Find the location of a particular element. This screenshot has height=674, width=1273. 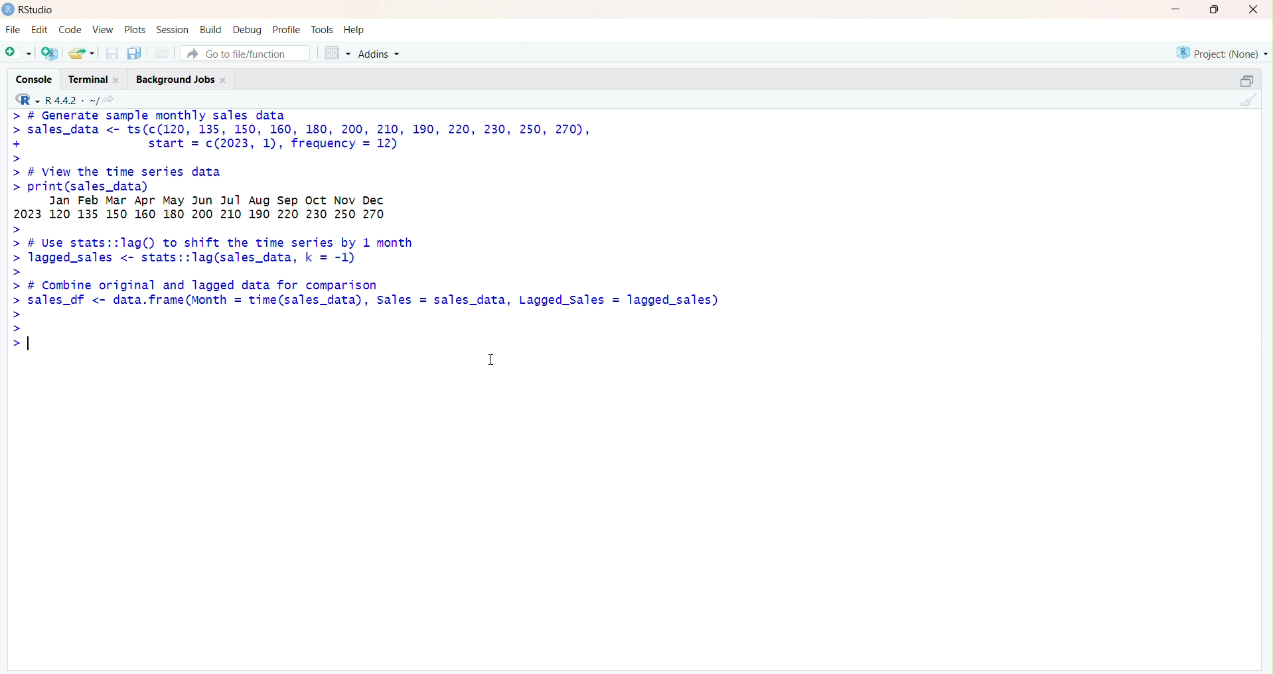

view the current working directory is located at coordinates (110, 101).